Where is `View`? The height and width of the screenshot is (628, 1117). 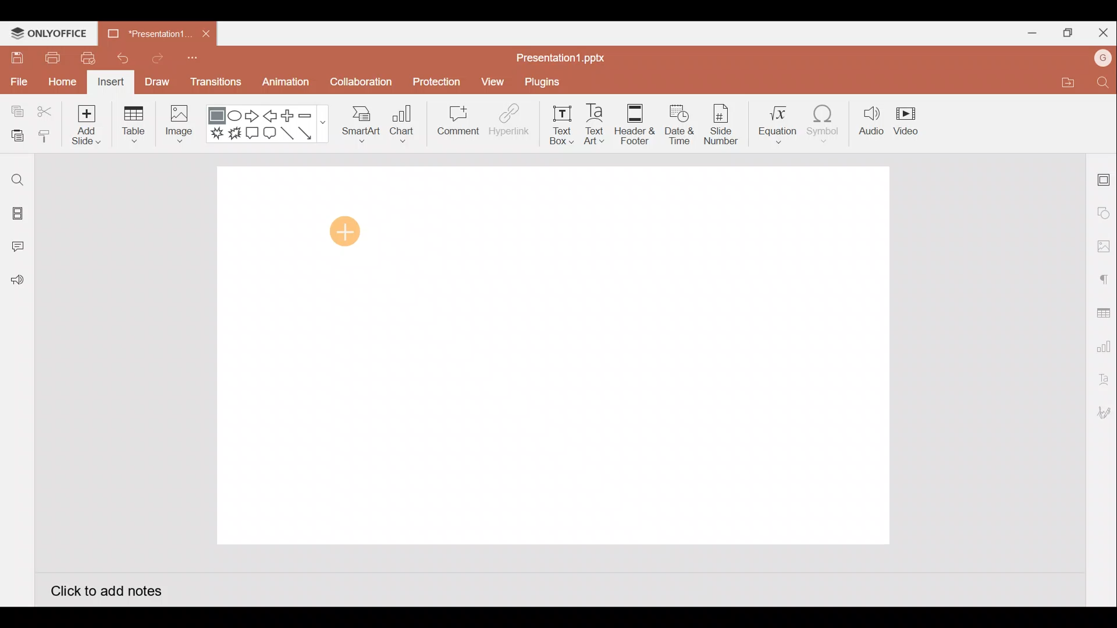
View is located at coordinates (495, 79).